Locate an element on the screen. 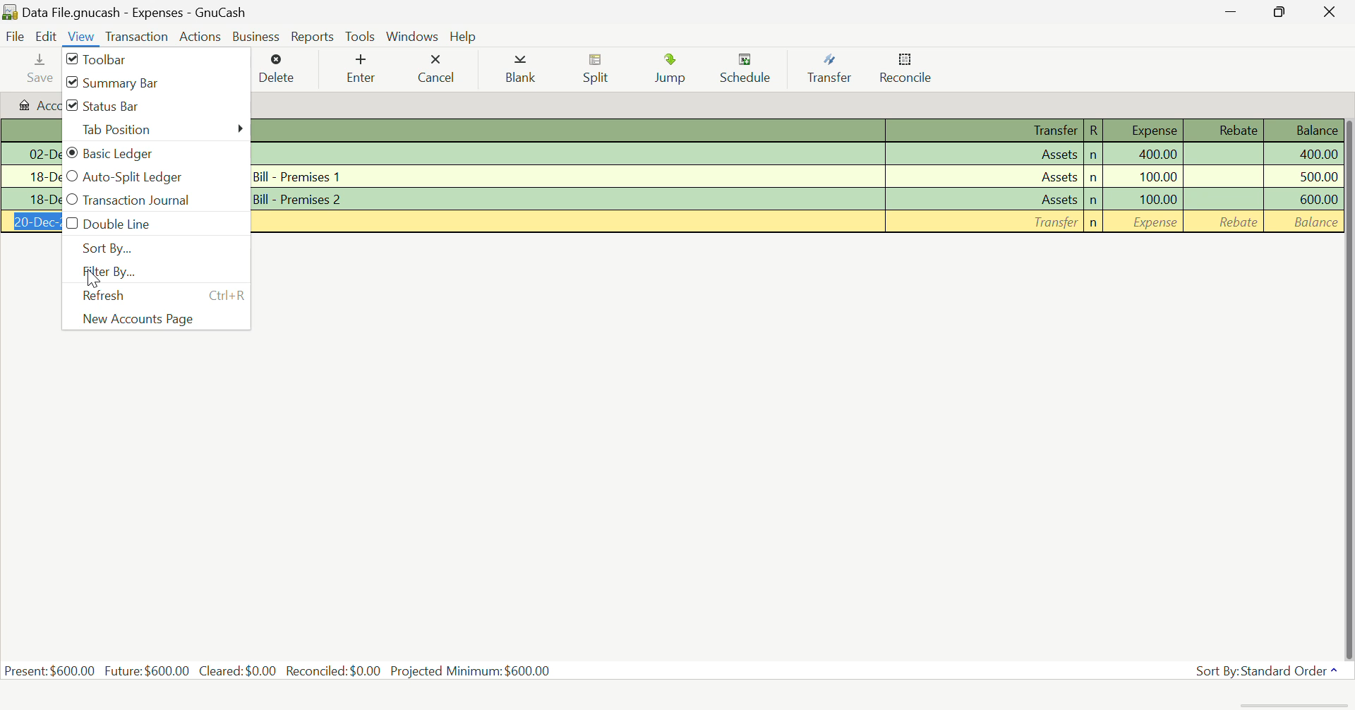 The width and height of the screenshot is (1355, 710). New Accounts Page is located at coordinates (156, 320).